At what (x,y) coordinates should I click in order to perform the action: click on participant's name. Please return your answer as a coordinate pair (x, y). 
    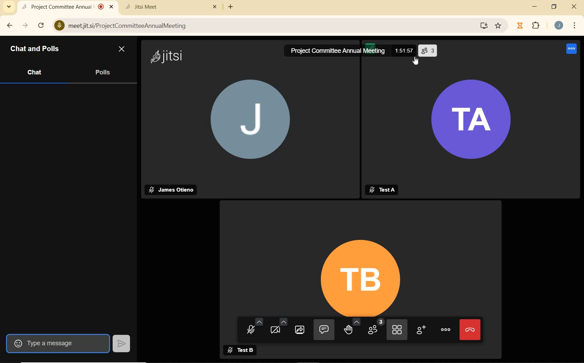
    Looking at the image, I should click on (389, 189).